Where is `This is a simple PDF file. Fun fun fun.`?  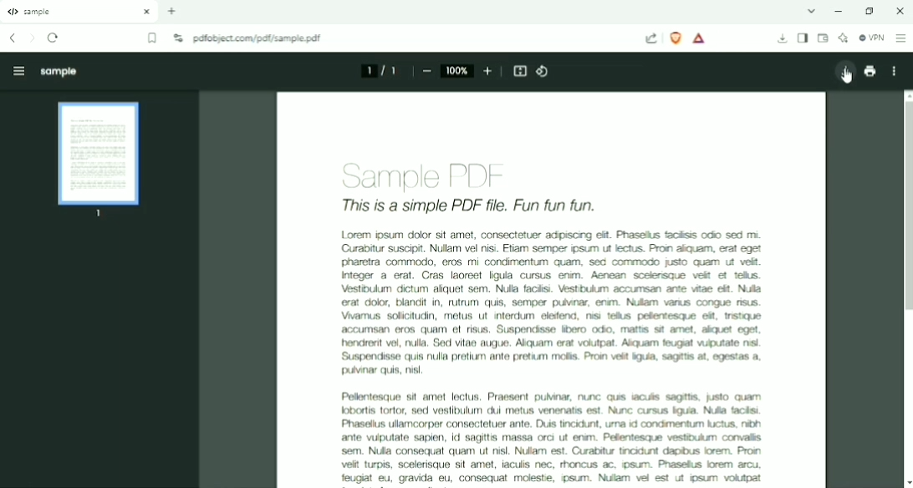 This is a simple PDF file. Fun fun fun. is located at coordinates (469, 206).